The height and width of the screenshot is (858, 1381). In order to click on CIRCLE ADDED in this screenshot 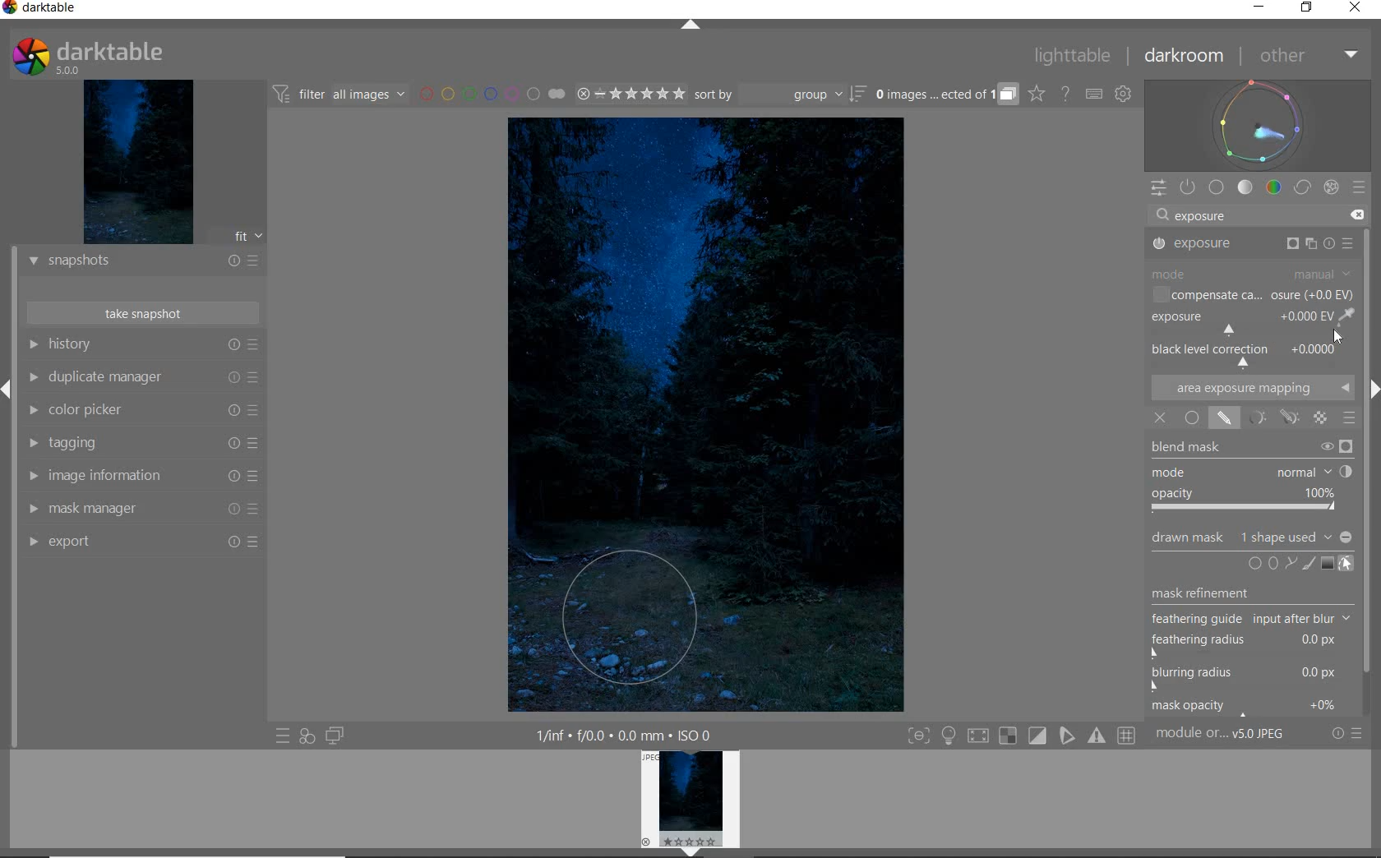, I will do `click(627, 622)`.